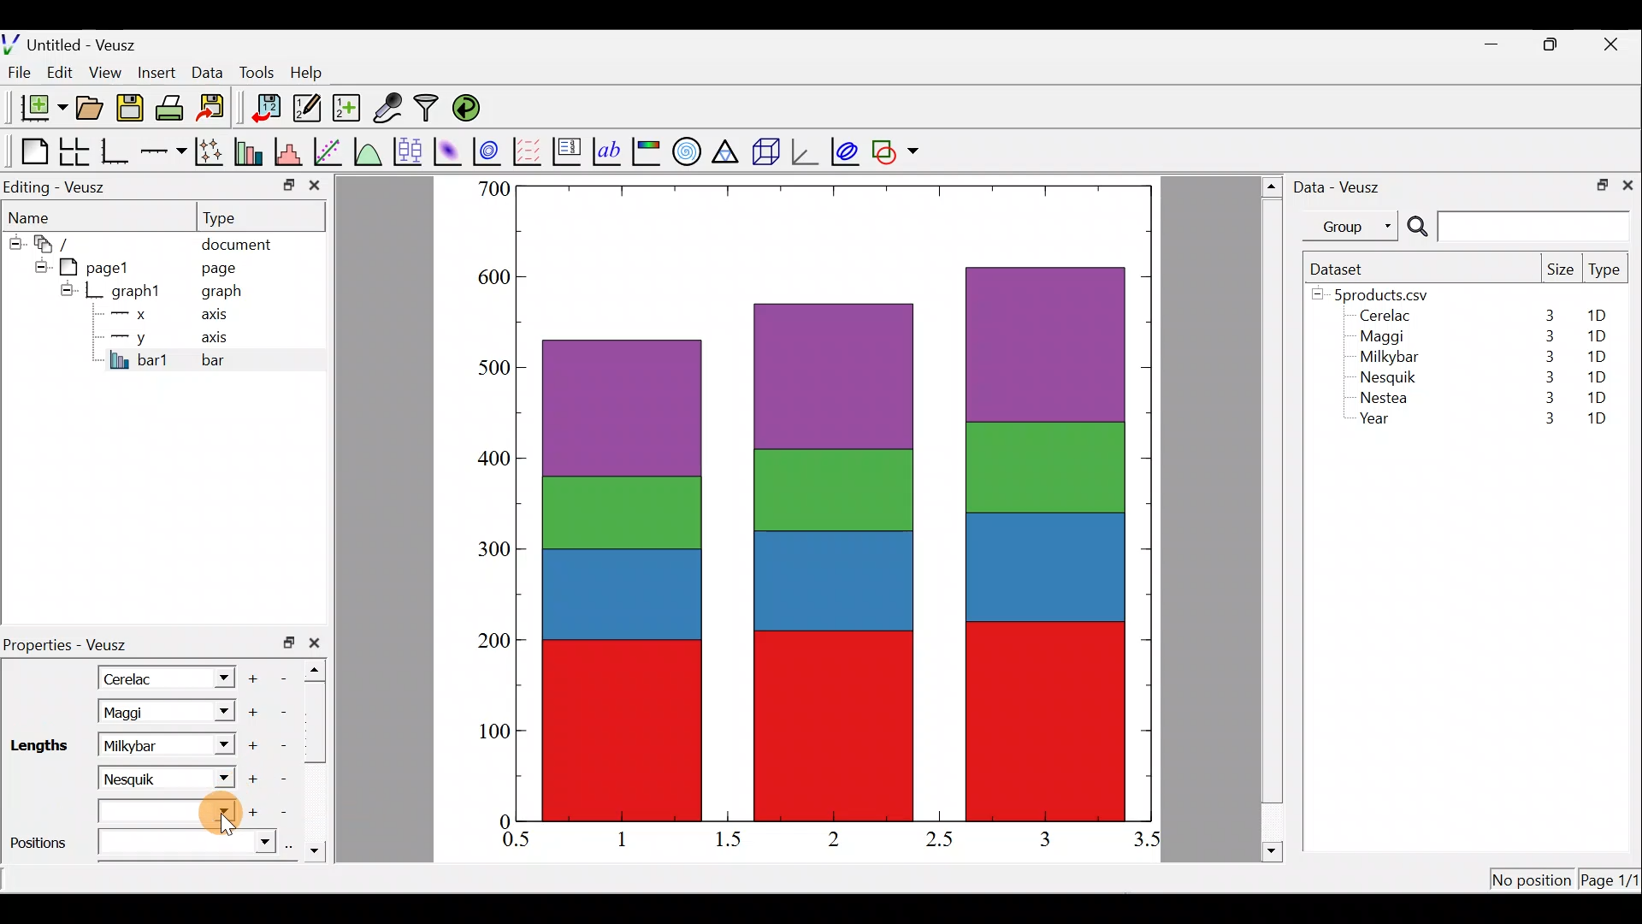  What do you see at coordinates (255, 746) in the screenshot?
I see `Add another item` at bounding box center [255, 746].